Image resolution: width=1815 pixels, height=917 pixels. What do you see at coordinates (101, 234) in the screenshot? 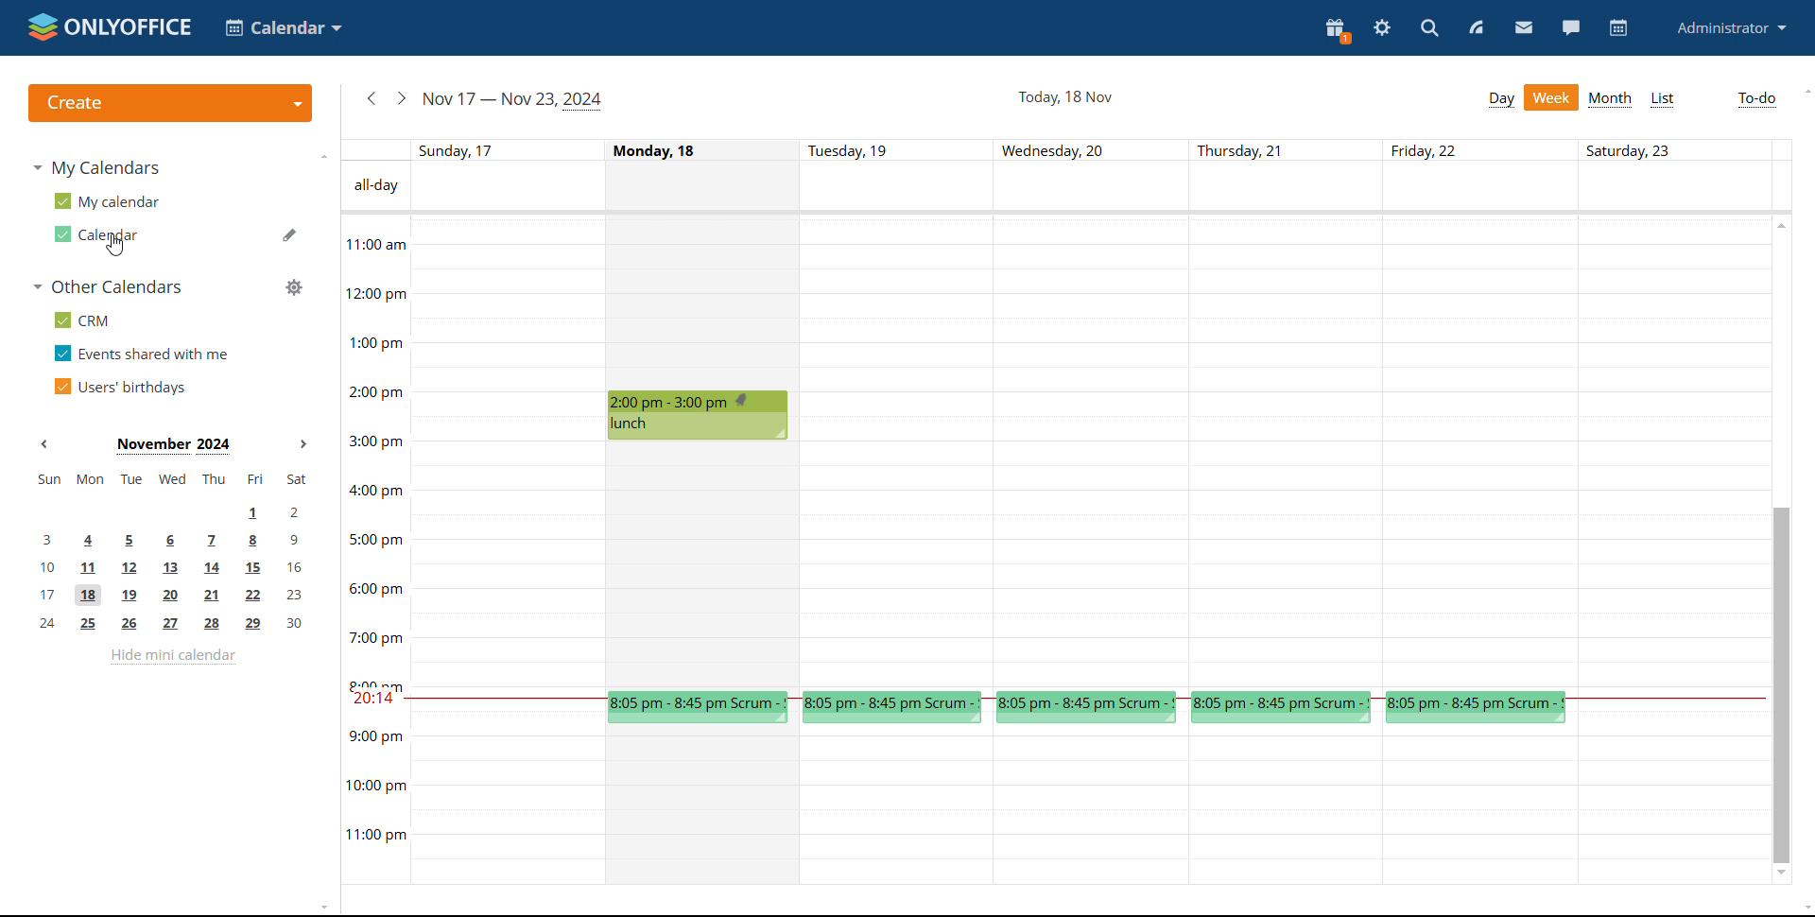
I see `second calendar` at bounding box center [101, 234].